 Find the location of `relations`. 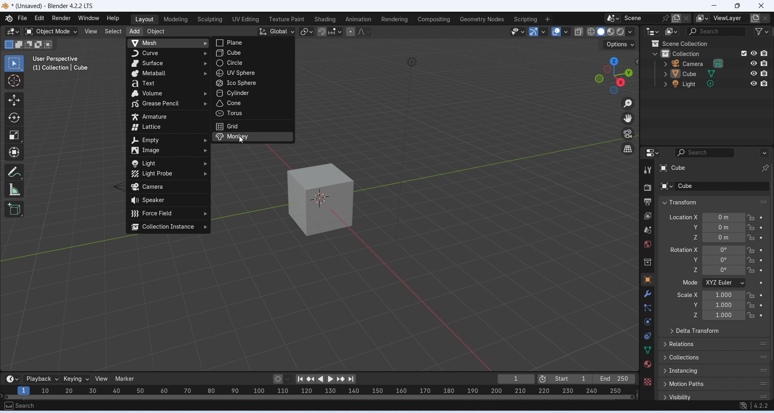

relations is located at coordinates (715, 343).